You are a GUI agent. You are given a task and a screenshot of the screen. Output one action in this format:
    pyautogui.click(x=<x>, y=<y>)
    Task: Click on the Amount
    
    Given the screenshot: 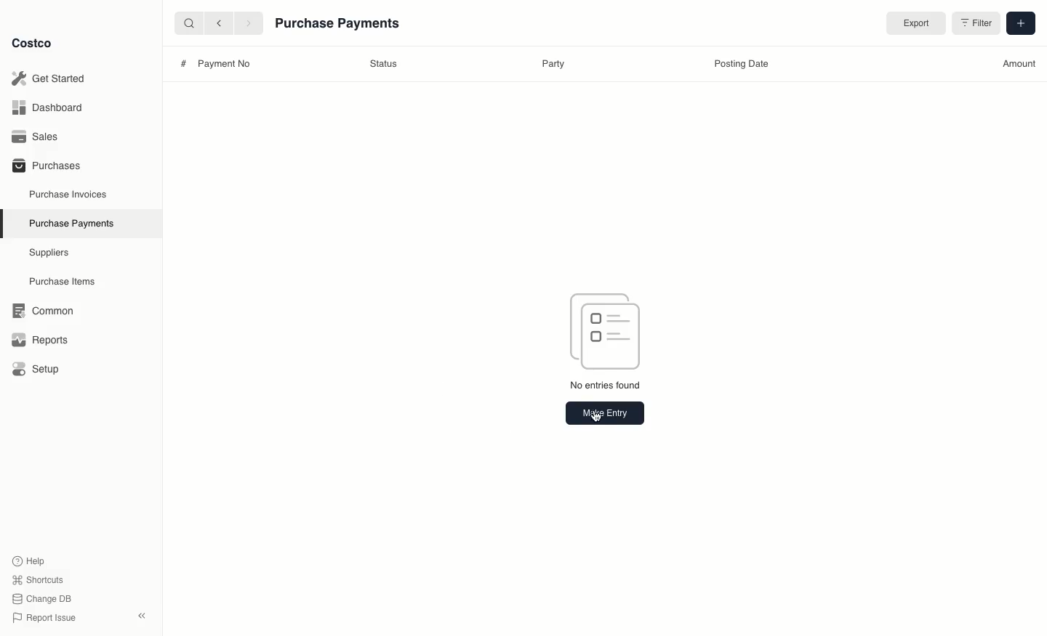 What is the action you would take?
    pyautogui.click(x=1019, y=63)
    